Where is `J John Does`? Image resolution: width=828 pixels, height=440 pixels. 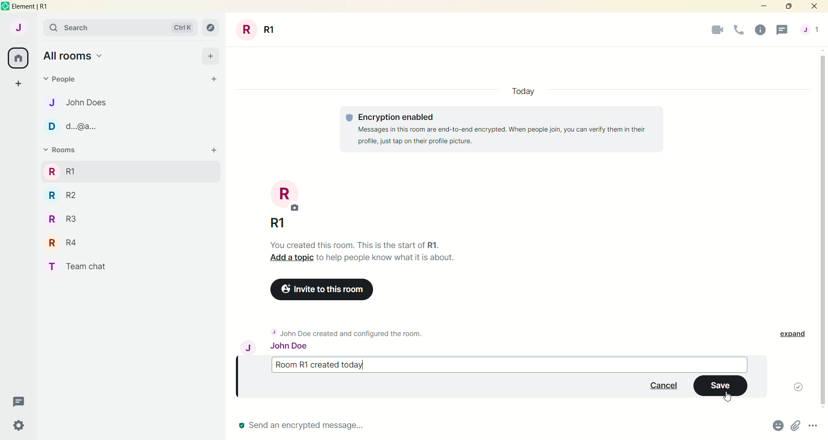
J John Does is located at coordinates (83, 103).